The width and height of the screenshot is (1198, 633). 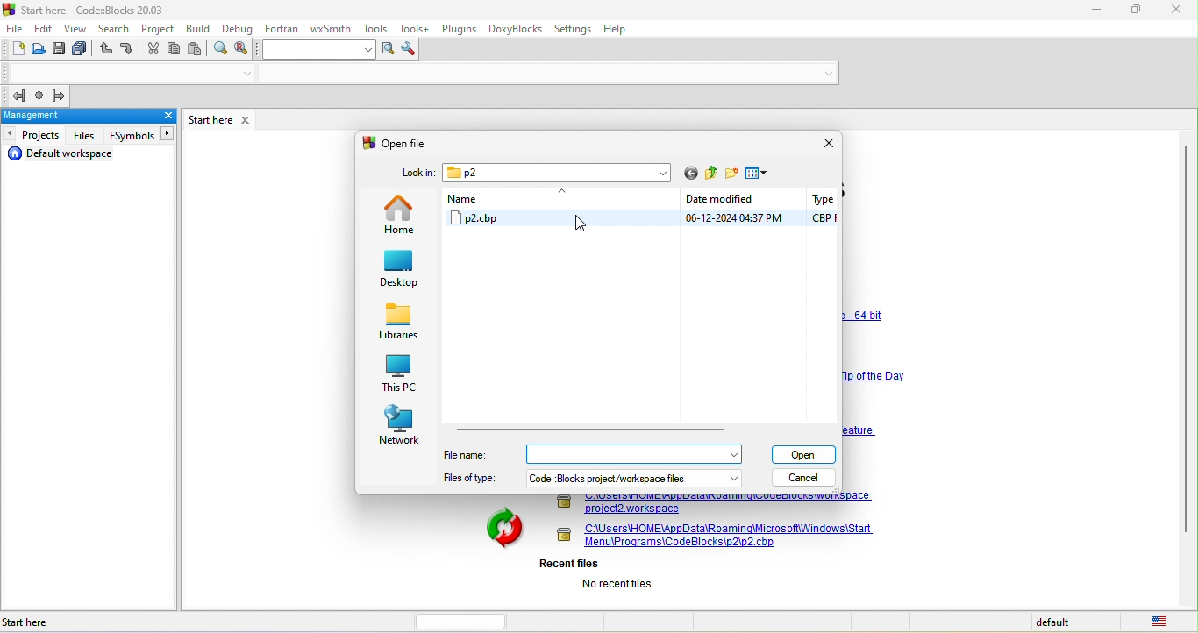 I want to click on title, so click(x=86, y=10).